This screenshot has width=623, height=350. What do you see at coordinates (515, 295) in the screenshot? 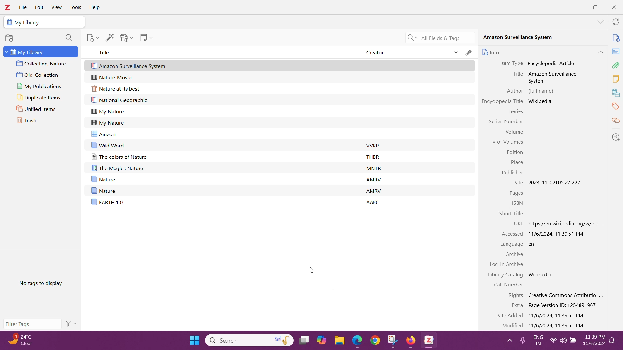
I see `Rights` at bounding box center [515, 295].